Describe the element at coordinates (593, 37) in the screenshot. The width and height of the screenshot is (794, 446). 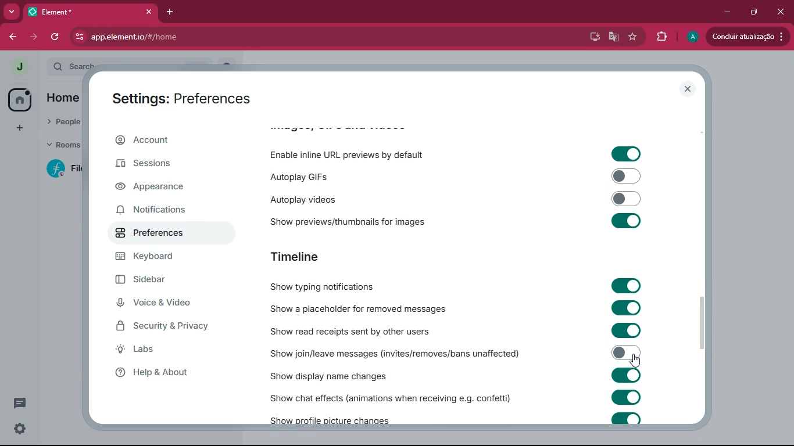
I see `desktop` at that location.